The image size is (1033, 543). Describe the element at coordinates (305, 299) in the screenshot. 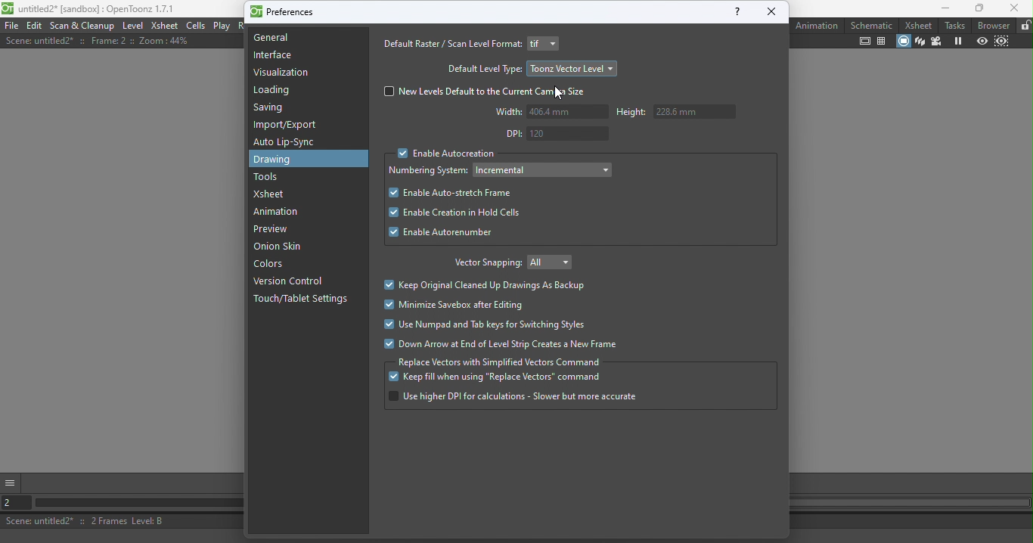

I see `Touch/tablet settings` at that location.